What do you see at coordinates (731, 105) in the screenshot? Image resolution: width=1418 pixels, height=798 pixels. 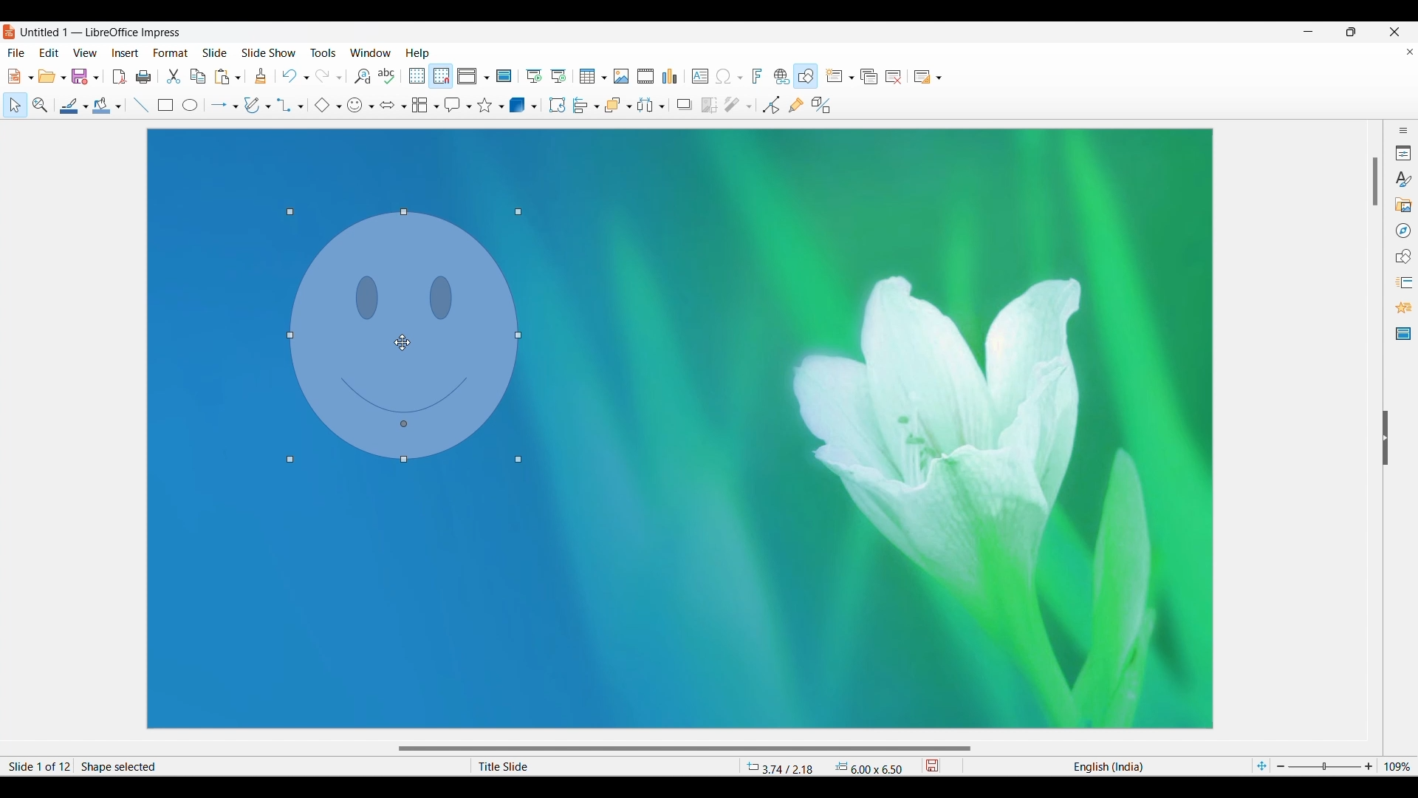 I see `Chosen filter` at bounding box center [731, 105].